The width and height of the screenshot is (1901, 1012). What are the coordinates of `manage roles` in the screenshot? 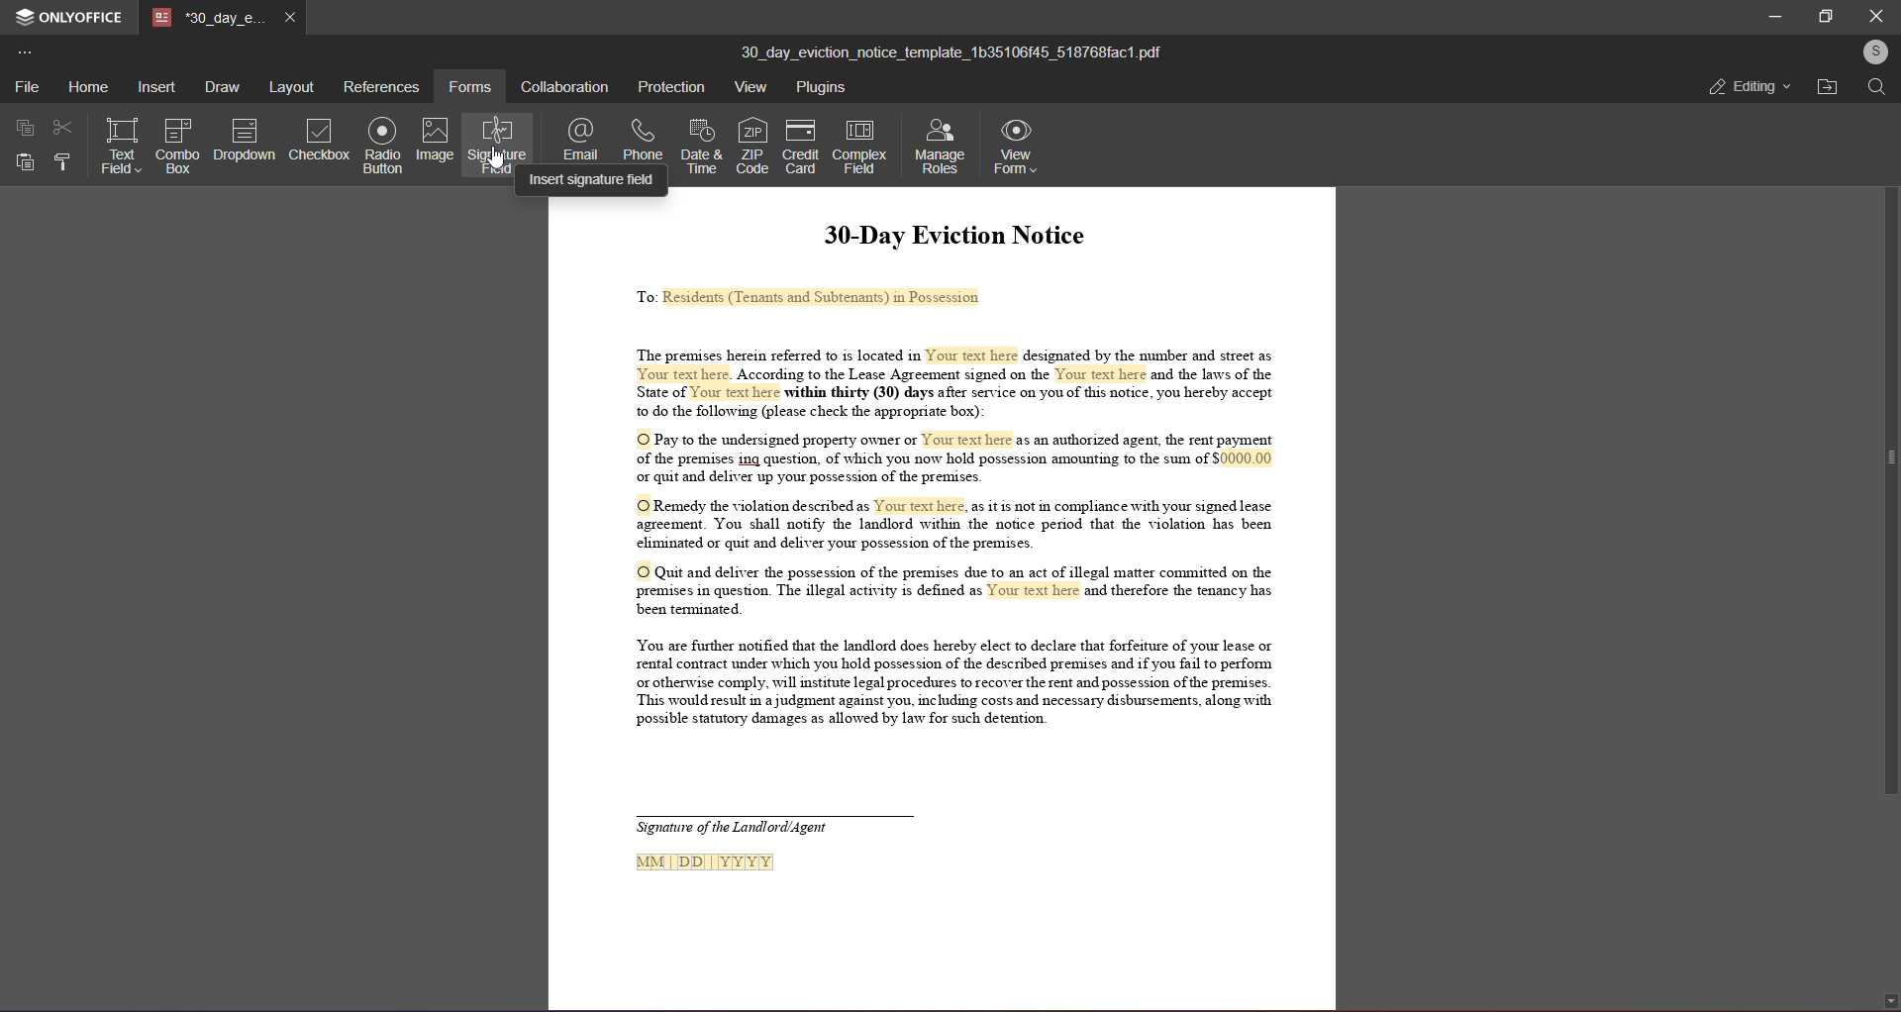 It's located at (940, 145).